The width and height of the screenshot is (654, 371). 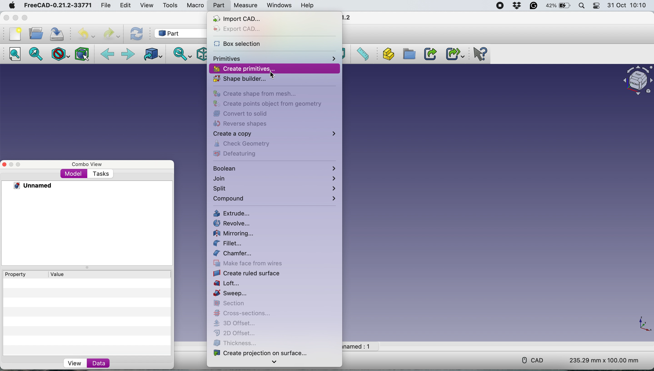 What do you see at coordinates (518, 6) in the screenshot?
I see `Dropbox` at bounding box center [518, 6].